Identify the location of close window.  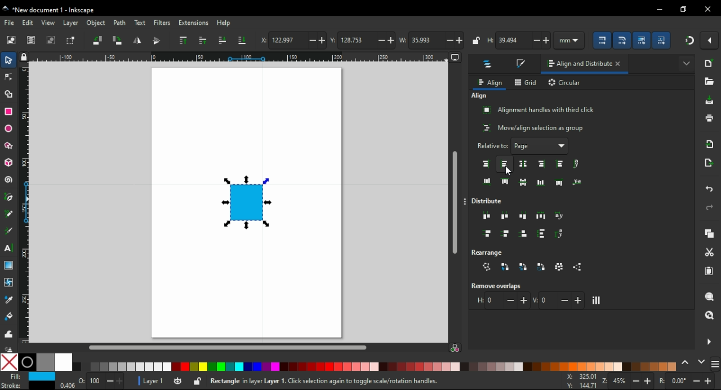
(706, 9).